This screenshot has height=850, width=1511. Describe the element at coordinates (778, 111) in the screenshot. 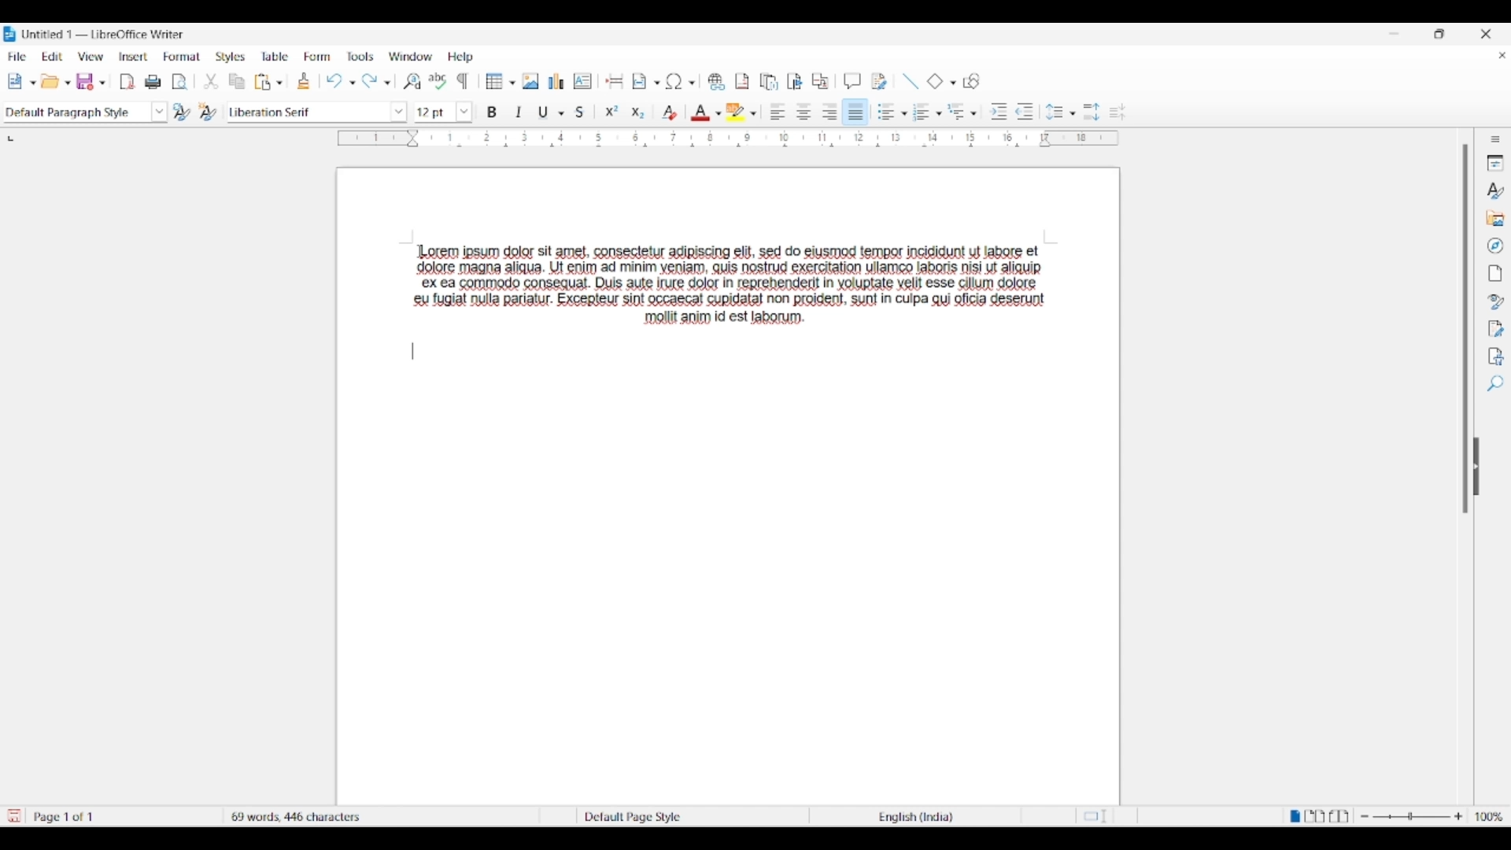

I see `Align left` at that location.